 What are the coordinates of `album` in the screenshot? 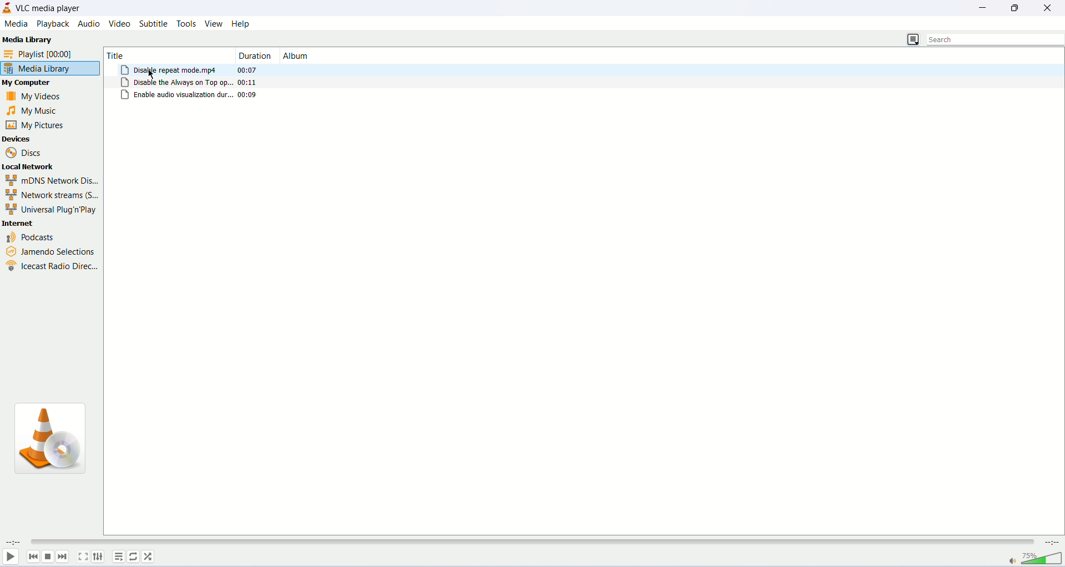 It's located at (329, 55).